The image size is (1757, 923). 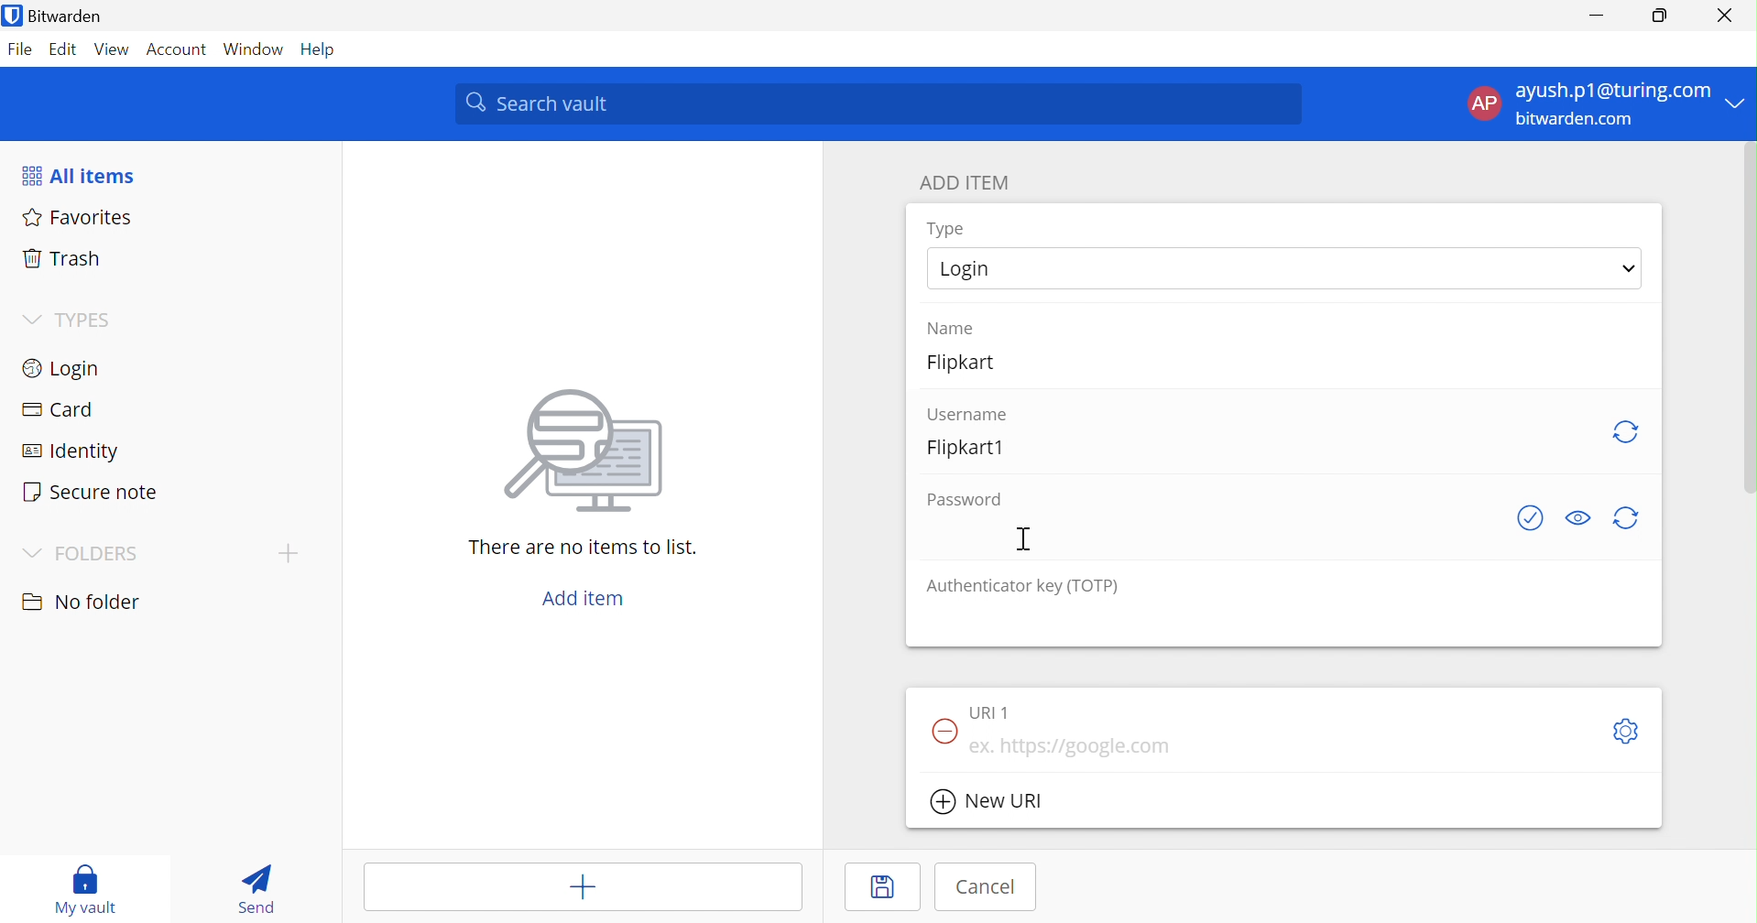 What do you see at coordinates (256, 49) in the screenshot?
I see `Windows` at bounding box center [256, 49].